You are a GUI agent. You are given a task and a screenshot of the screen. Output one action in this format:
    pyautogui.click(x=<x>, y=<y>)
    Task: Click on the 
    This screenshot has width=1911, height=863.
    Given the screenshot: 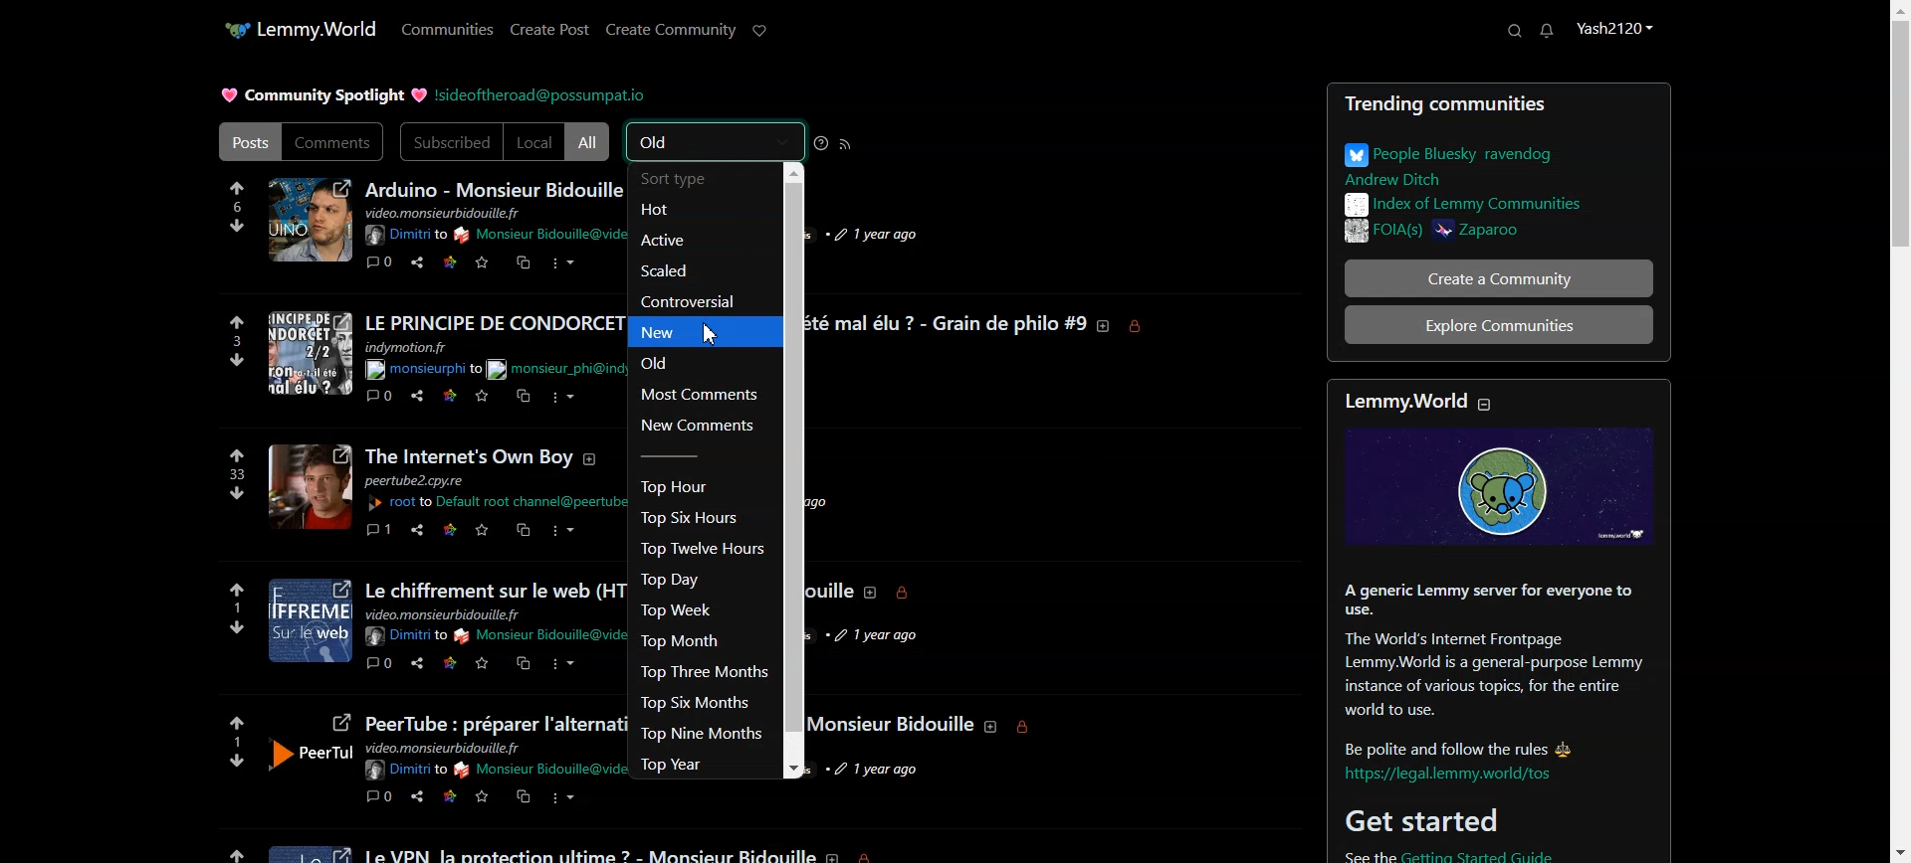 What is the action you would take?
    pyautogui.click(x=449, y=662)
    